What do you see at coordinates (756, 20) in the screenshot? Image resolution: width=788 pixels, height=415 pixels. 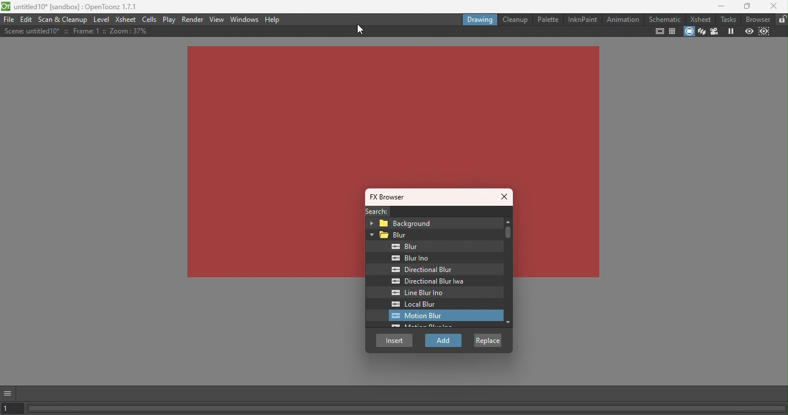 I see `Browser` at bounding box center [756, 20].